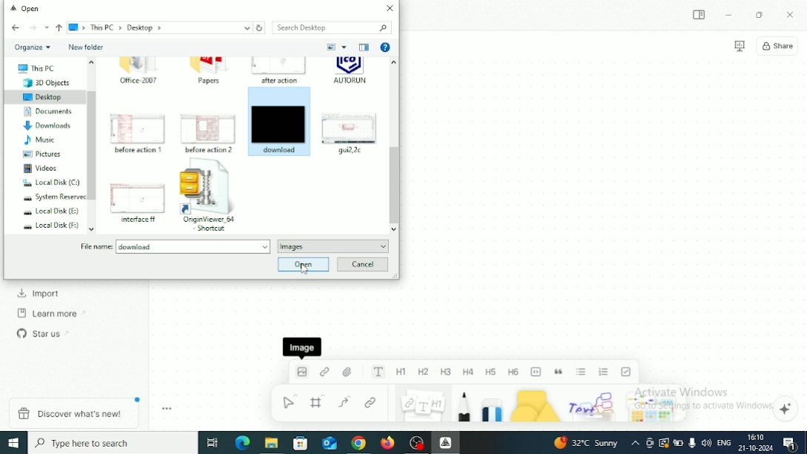 Image resolution: width=807 pixels, height=454 pixels. Describe the element at coordinates (371, 404) in the screenshot. I see `Link` at that location.